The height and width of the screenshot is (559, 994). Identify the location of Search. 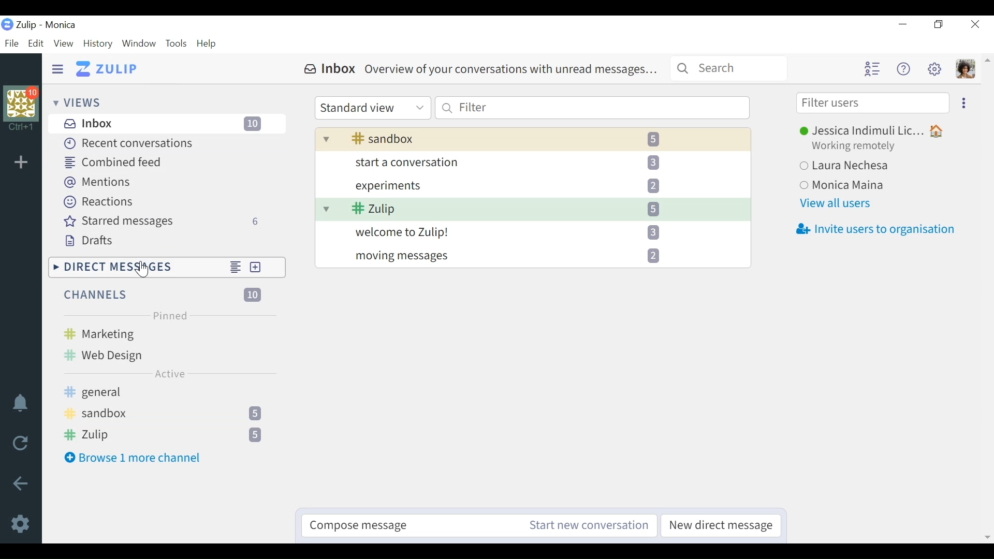
(729, 69).